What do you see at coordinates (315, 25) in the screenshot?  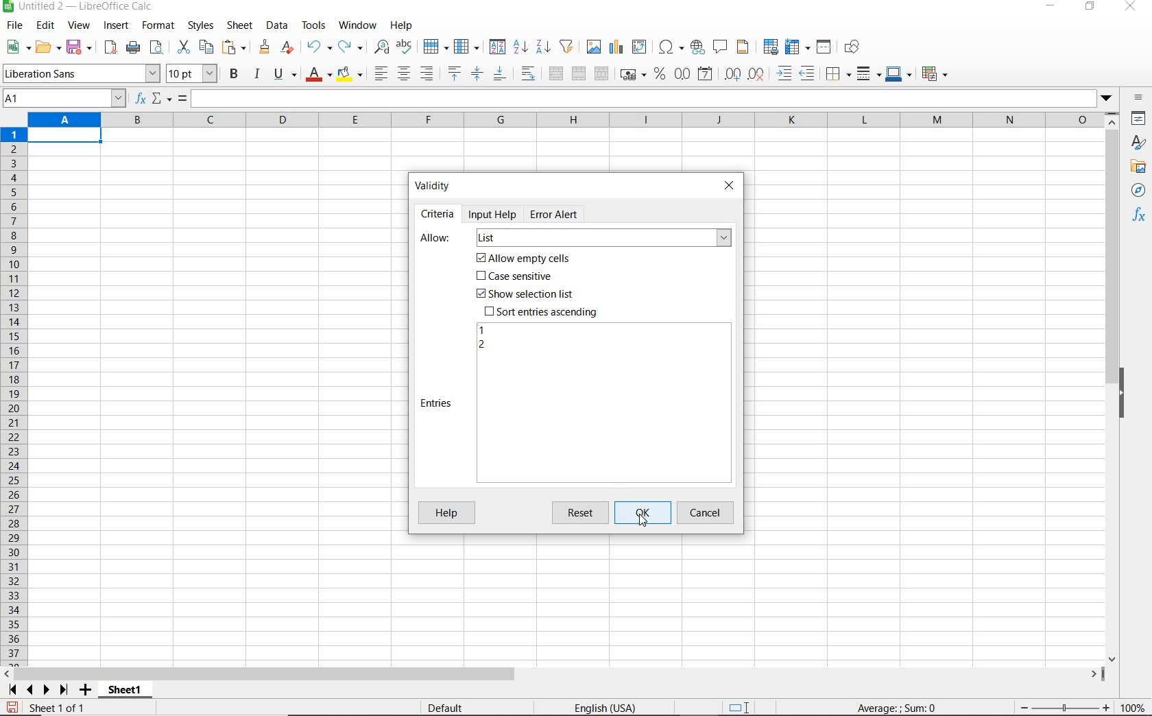 I see `tools` at bounding box center [315, 25].